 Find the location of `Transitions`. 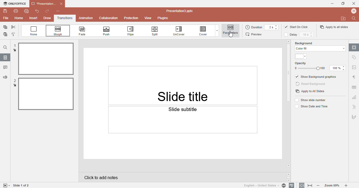

Transitions is located at coordinates (65, 18).